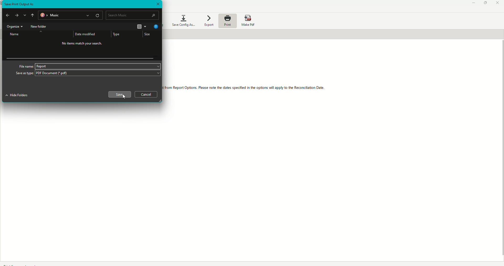 Image resolution: width=504 pixels, height=266 pixels. What do you see at coordinates (158, 4) in the screenshot?
I see `Close` at bounding box center [158, 4].